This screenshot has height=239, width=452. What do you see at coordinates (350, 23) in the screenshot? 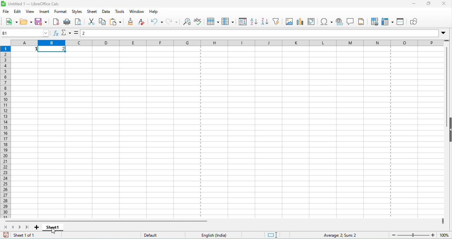
I see `insert comment` at bounding box center [350, 23].